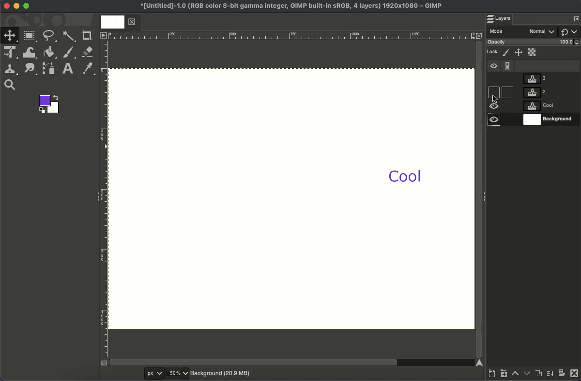 The height and width of the screenshot is (381, 581). What do you see at coordinates (5, 6) in the screenshot?
I see `Close` at bounding box center [5, 6].